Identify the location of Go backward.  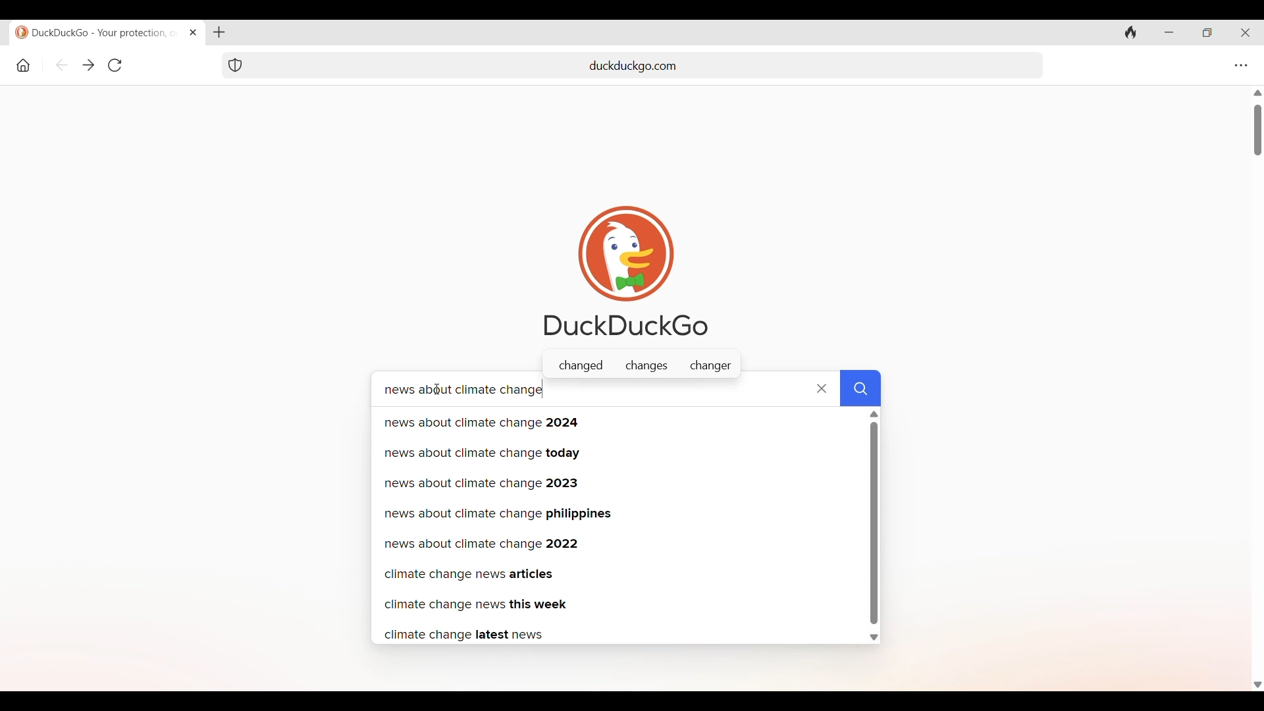
(62, 65).